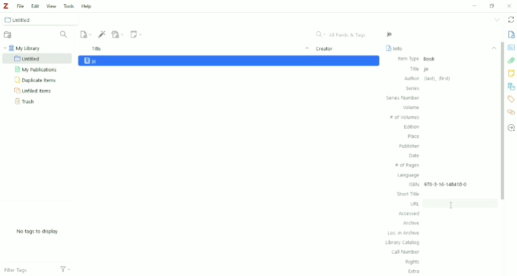 The width and height of the screenshot is (517, 276). I want to click on Extra, so click(414, 271).